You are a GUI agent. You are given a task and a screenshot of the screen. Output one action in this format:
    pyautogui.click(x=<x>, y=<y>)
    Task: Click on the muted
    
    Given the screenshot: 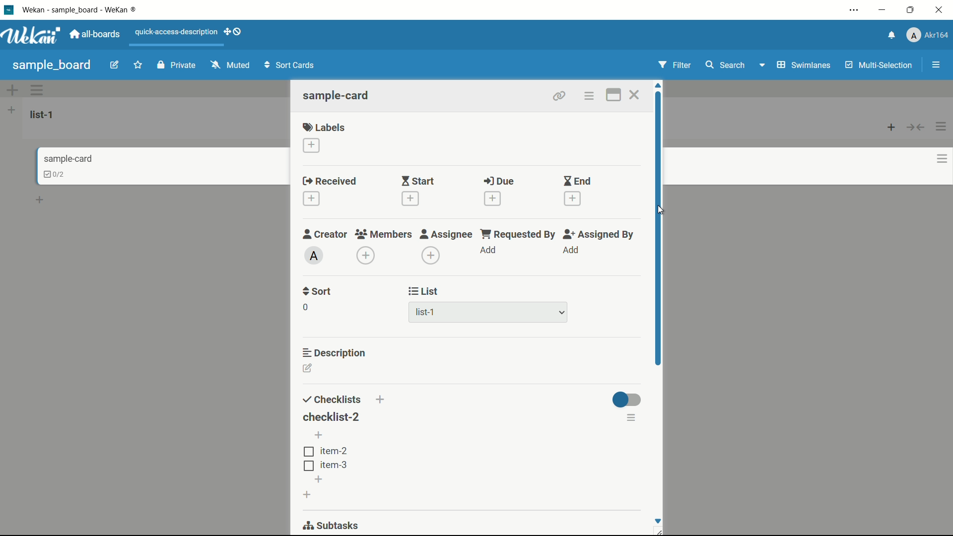 What is the action you would take?
    pyautogui.click(x=229, y=66)
    